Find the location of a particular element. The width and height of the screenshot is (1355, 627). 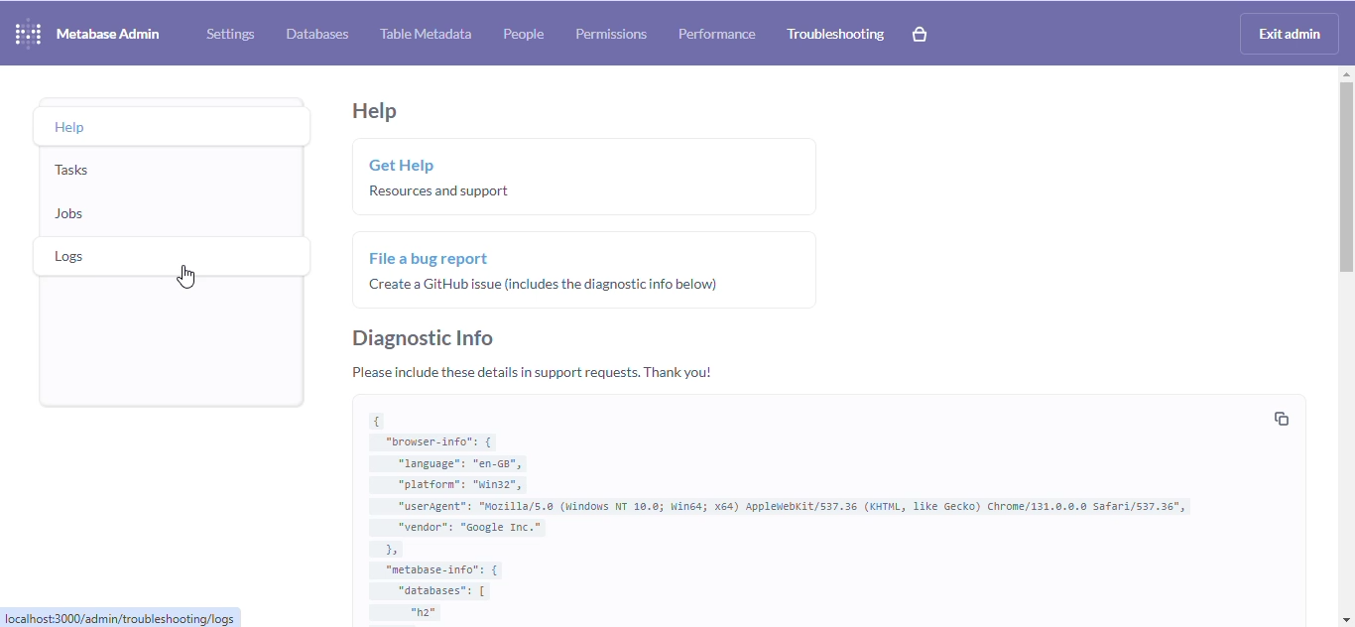

permissions is located at coordinates (612, 35).